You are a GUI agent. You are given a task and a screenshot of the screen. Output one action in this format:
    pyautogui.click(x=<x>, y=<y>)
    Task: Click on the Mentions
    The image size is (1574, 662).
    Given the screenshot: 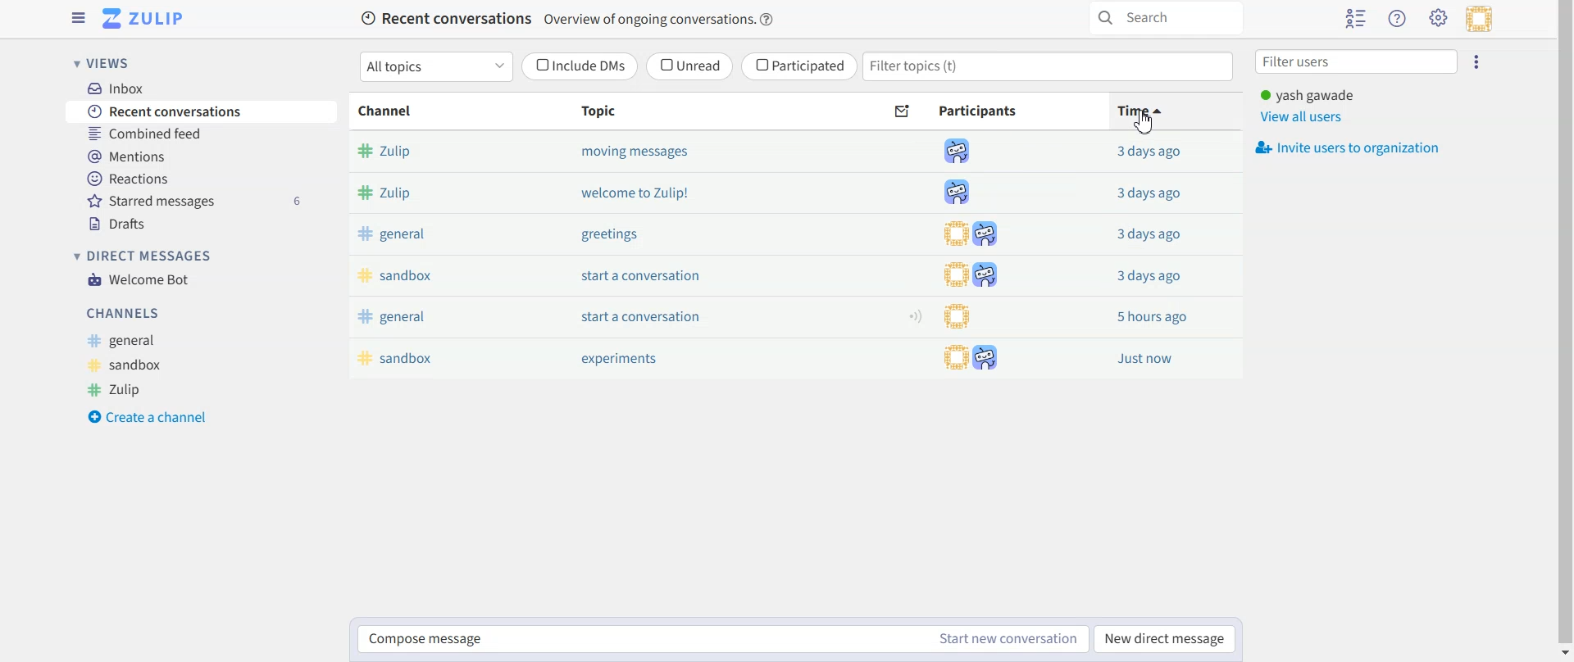 What is the action you would take?
    pyautogui.click(x=201, y=155)
    